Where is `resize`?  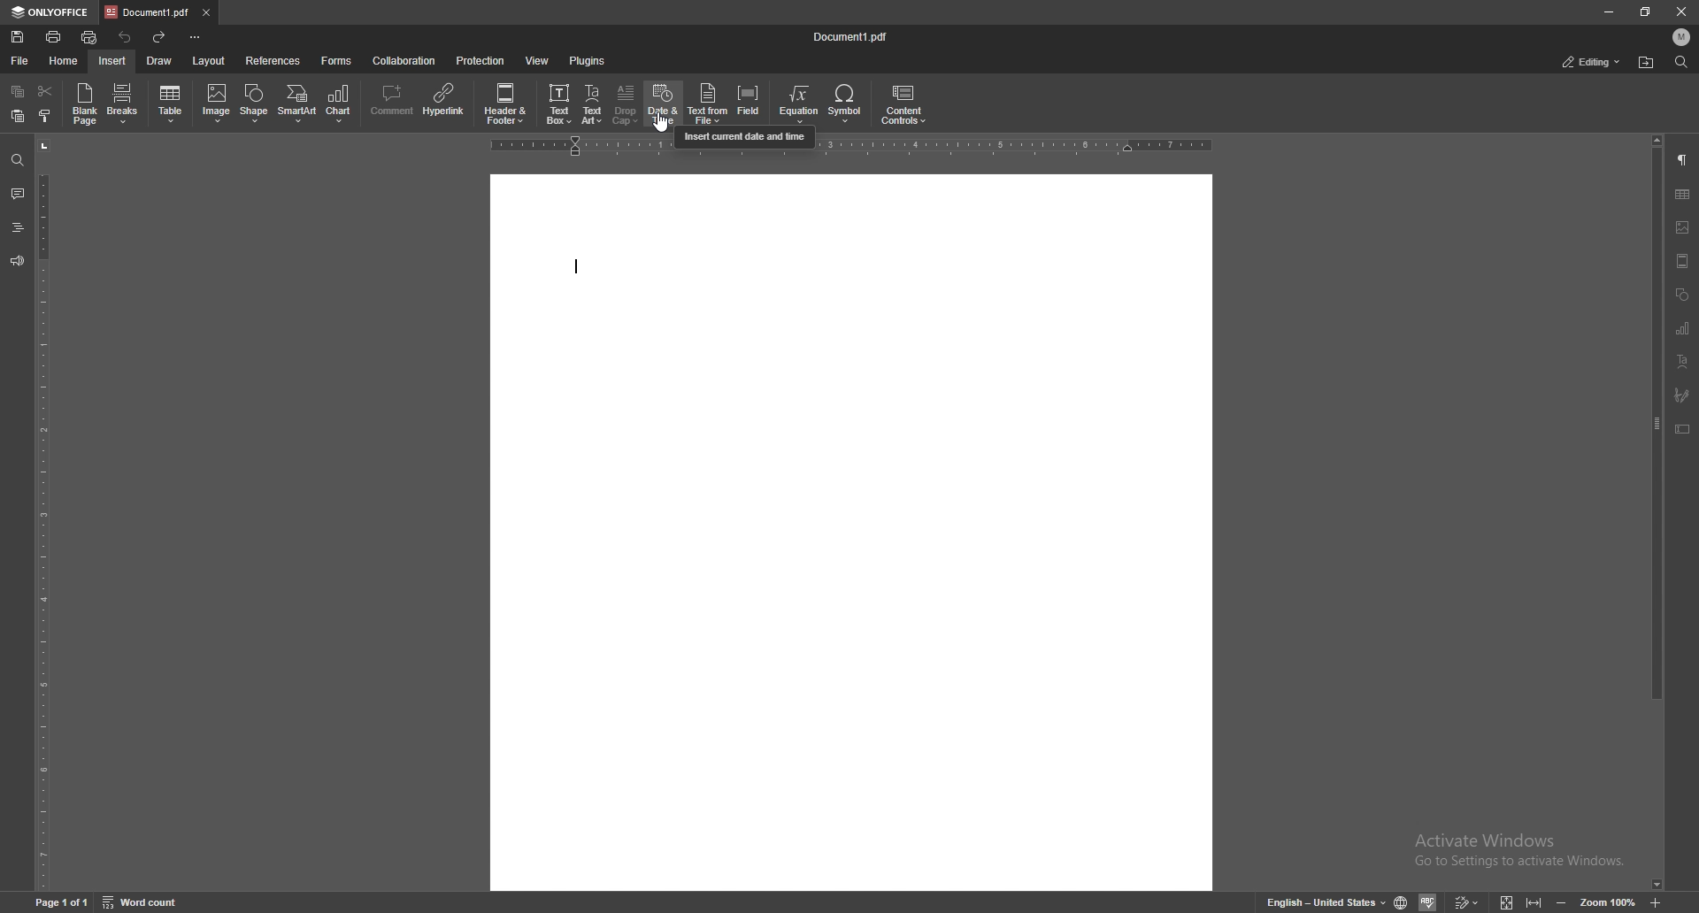
resize is located at coordinates (1646, 12).